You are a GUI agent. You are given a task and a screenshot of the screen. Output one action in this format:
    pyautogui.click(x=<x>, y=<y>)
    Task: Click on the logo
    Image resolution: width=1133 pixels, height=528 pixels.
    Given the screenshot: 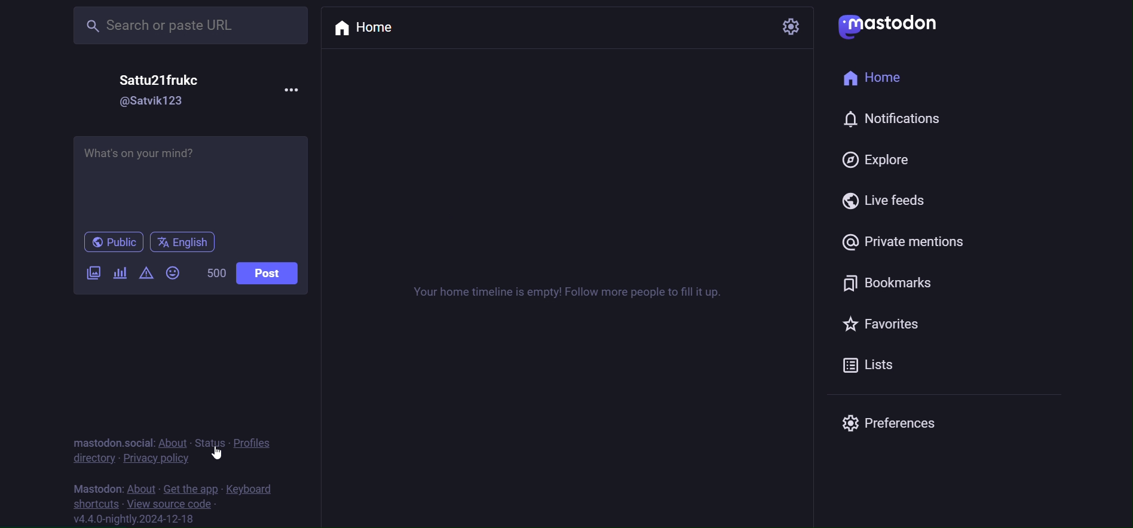 What is the action you would take?
    pyautogui.click(x=884, y=27)
    